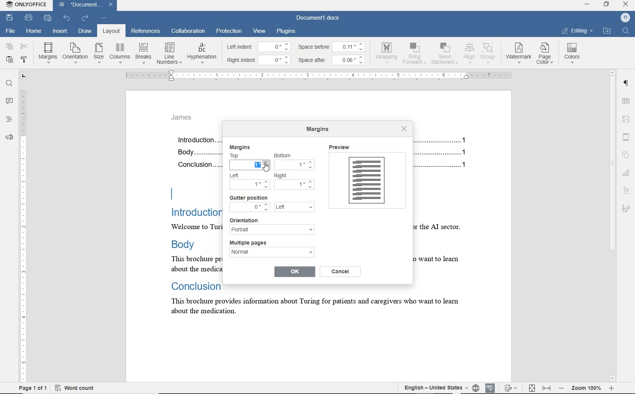 The width and height of the screenshot is (635, 394). Describe the element at coordinates (48, 19) in the screenshot. I see `quick print` at that location.